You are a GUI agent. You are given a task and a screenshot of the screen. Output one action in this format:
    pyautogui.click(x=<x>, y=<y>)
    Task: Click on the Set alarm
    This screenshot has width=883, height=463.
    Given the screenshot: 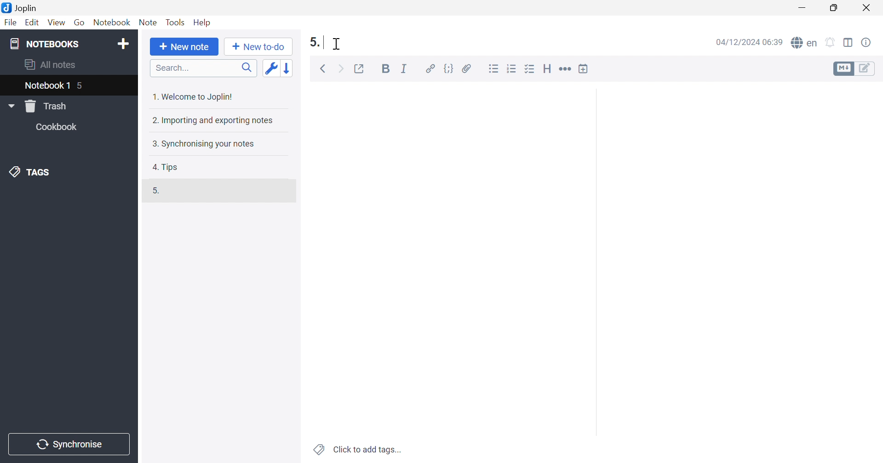 What is the action you would take?
    pyautogui.click(x=832, y=41)
    